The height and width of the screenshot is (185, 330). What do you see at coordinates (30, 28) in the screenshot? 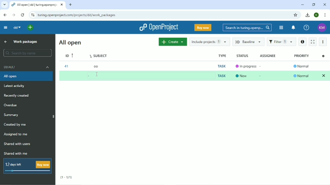
I see `Open quick add menu` at bounding box center [30, 28].